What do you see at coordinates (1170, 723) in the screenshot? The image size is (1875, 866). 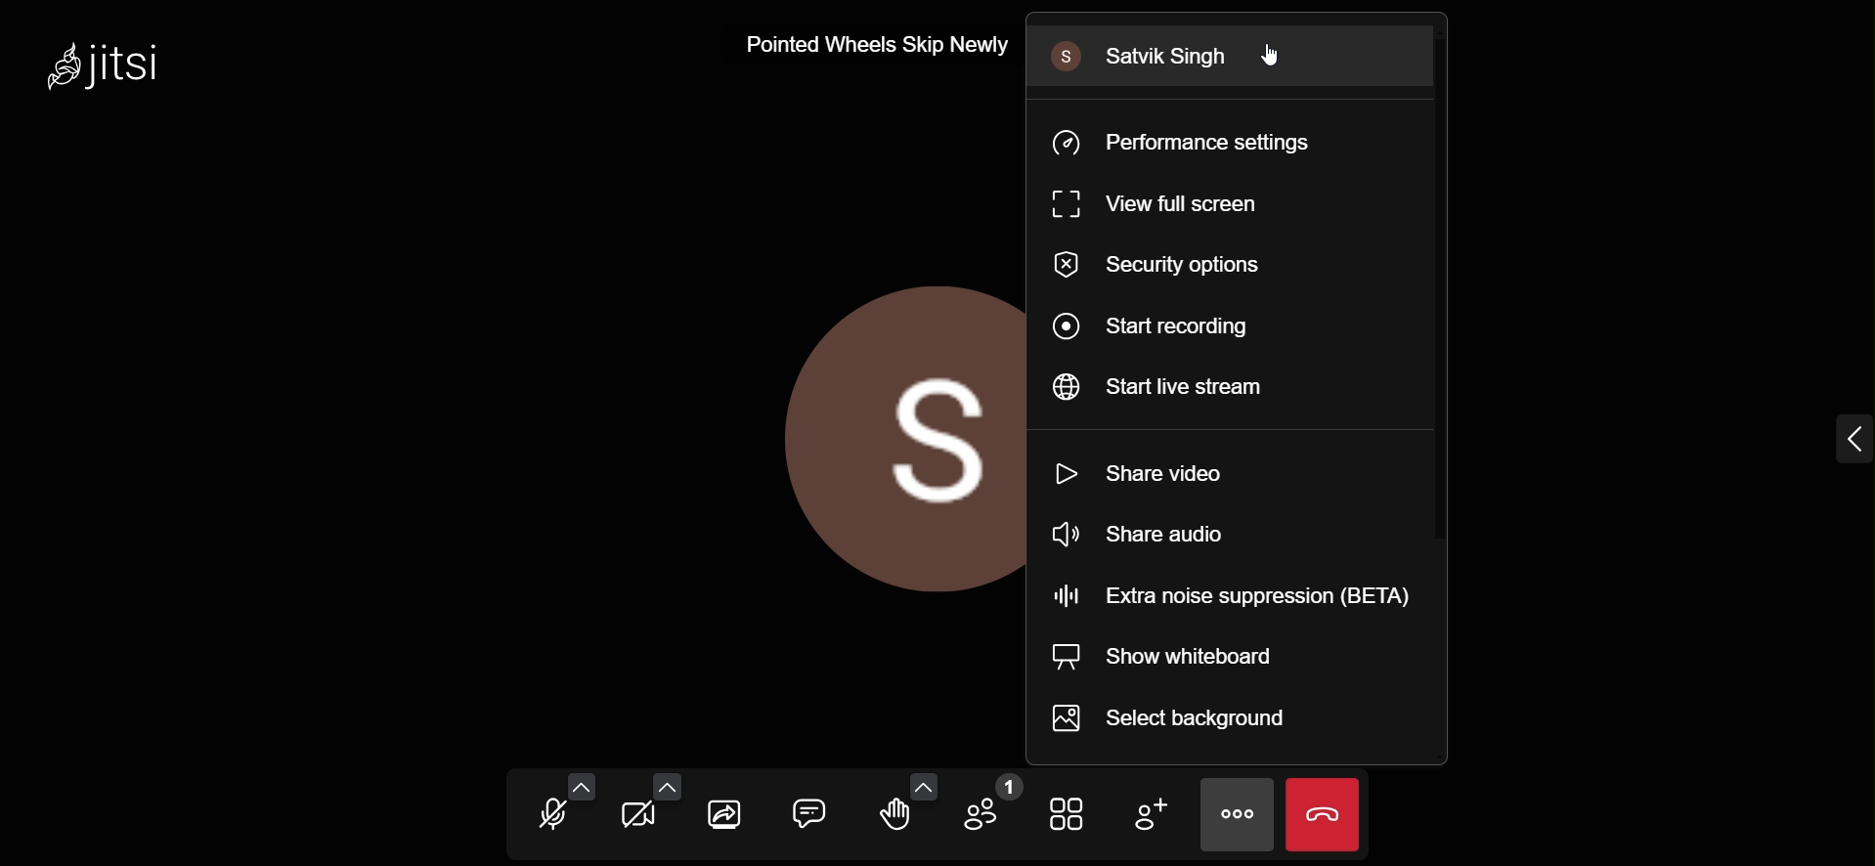 I see `select background` at bounding box center [1170, 723].